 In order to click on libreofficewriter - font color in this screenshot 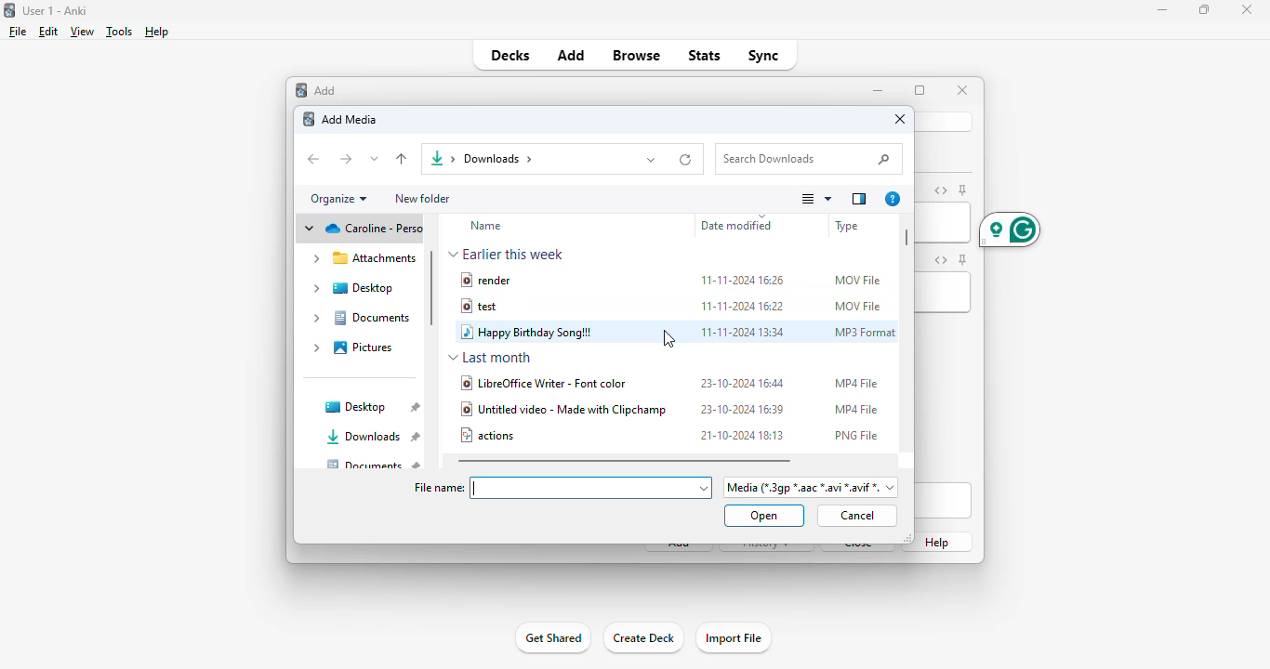, I will do `click(543, 383)`.